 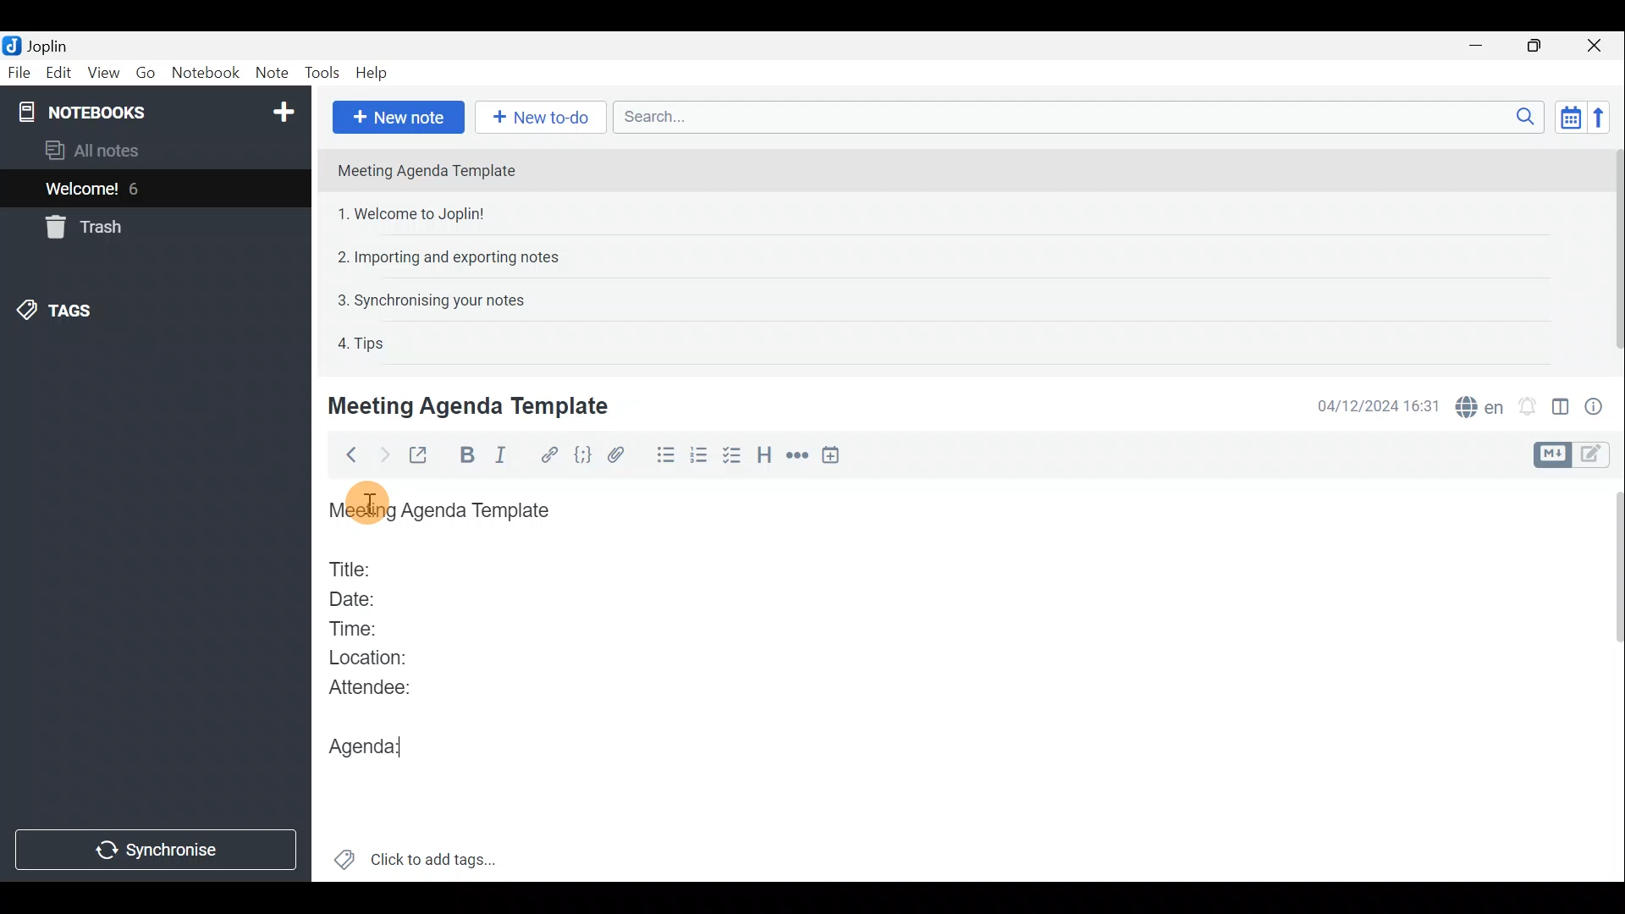 What do you see at coordinates (1595, 456) in the screenshot?
I see `Toggle editors` at bounding box center [1595, 456].